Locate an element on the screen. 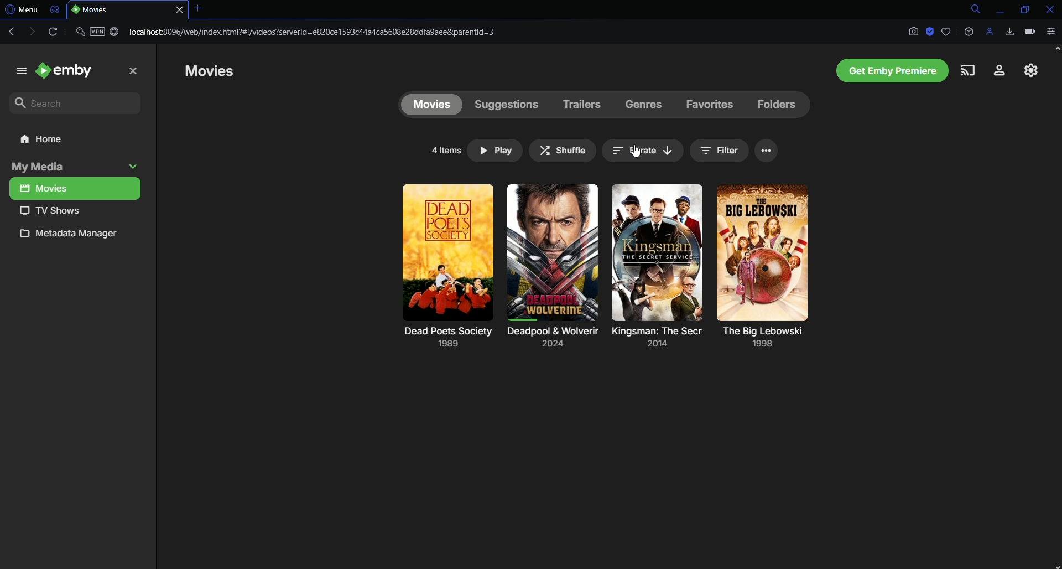 Image resolution: width=1062 pixels, height=569 pixels. Battery is located at coordinates (1029, 32).